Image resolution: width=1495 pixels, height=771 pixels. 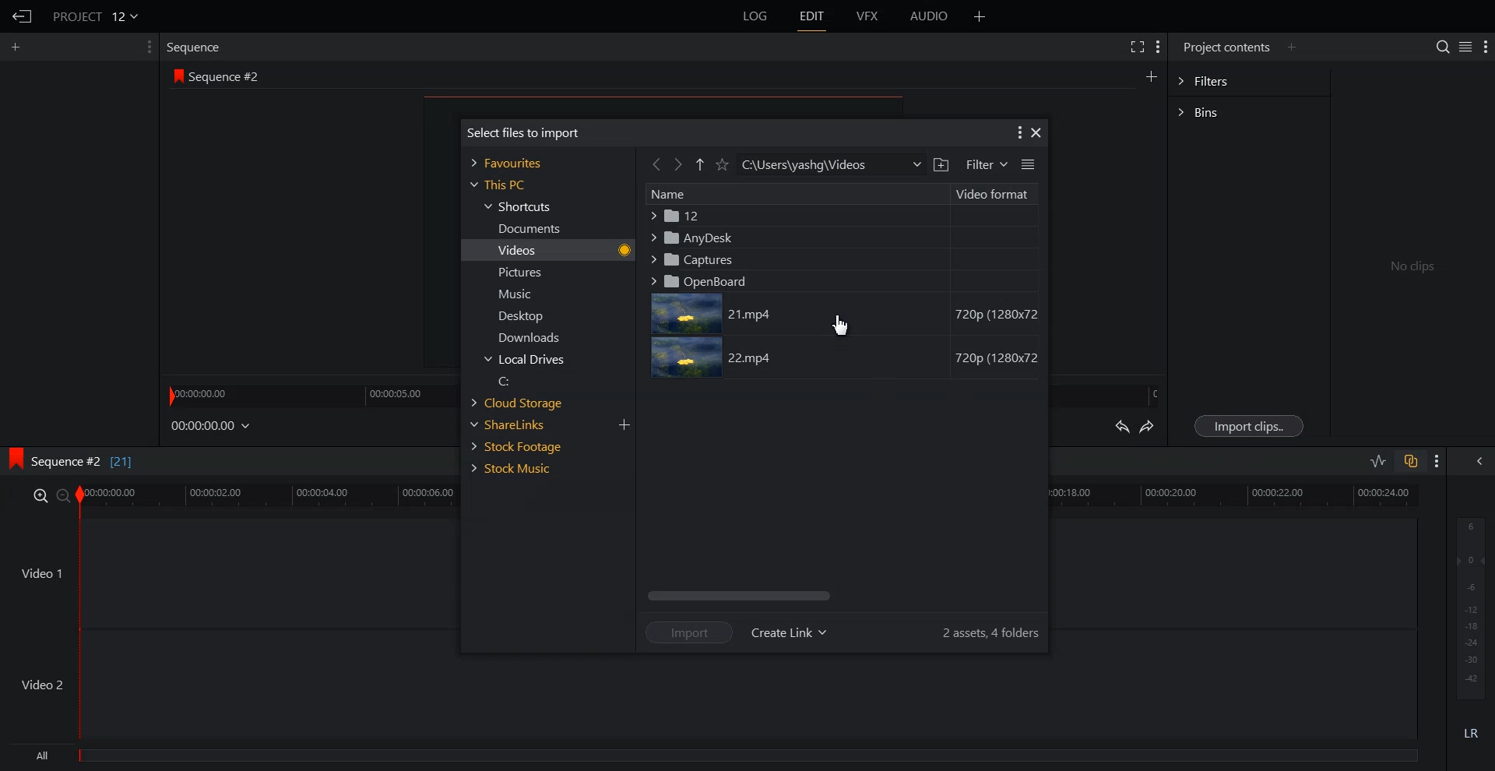 What do you see at coordinates (527, 294) in the screenshot?
I see `Music` at bounding box center [527, 294].